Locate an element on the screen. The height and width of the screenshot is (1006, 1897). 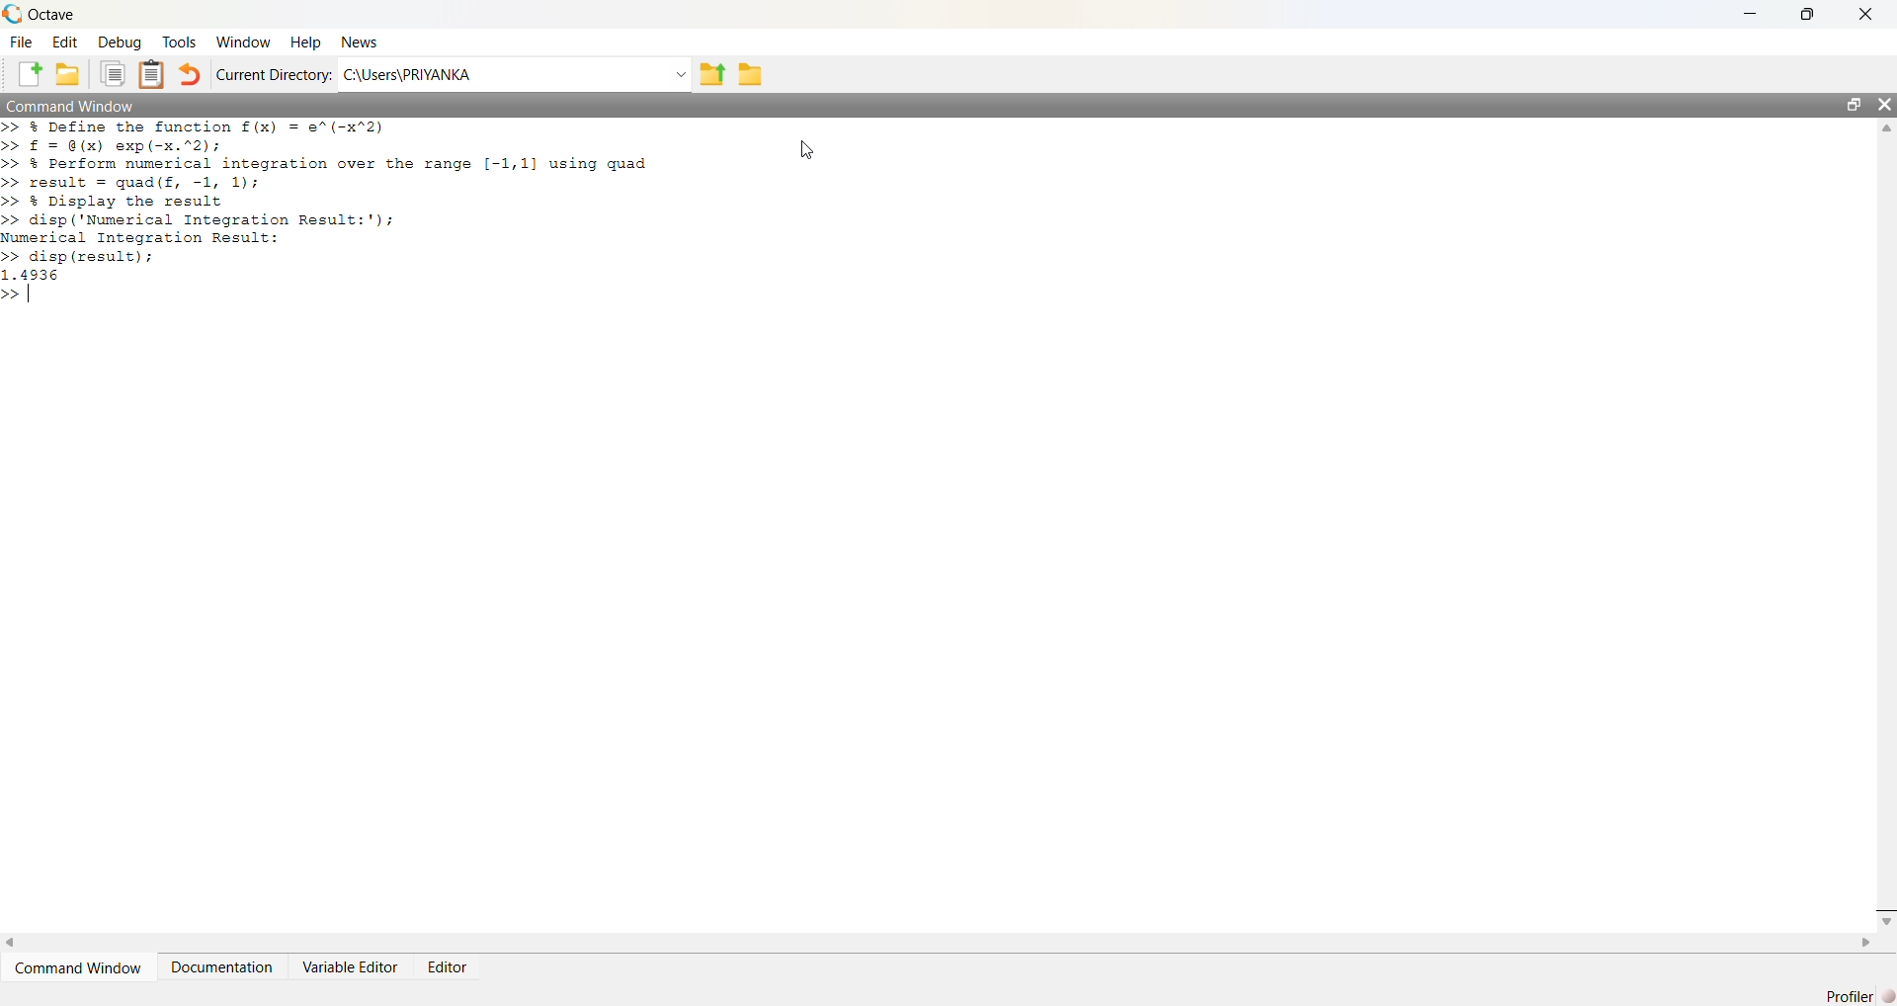
Command Window is located at coordinates (69, 106).